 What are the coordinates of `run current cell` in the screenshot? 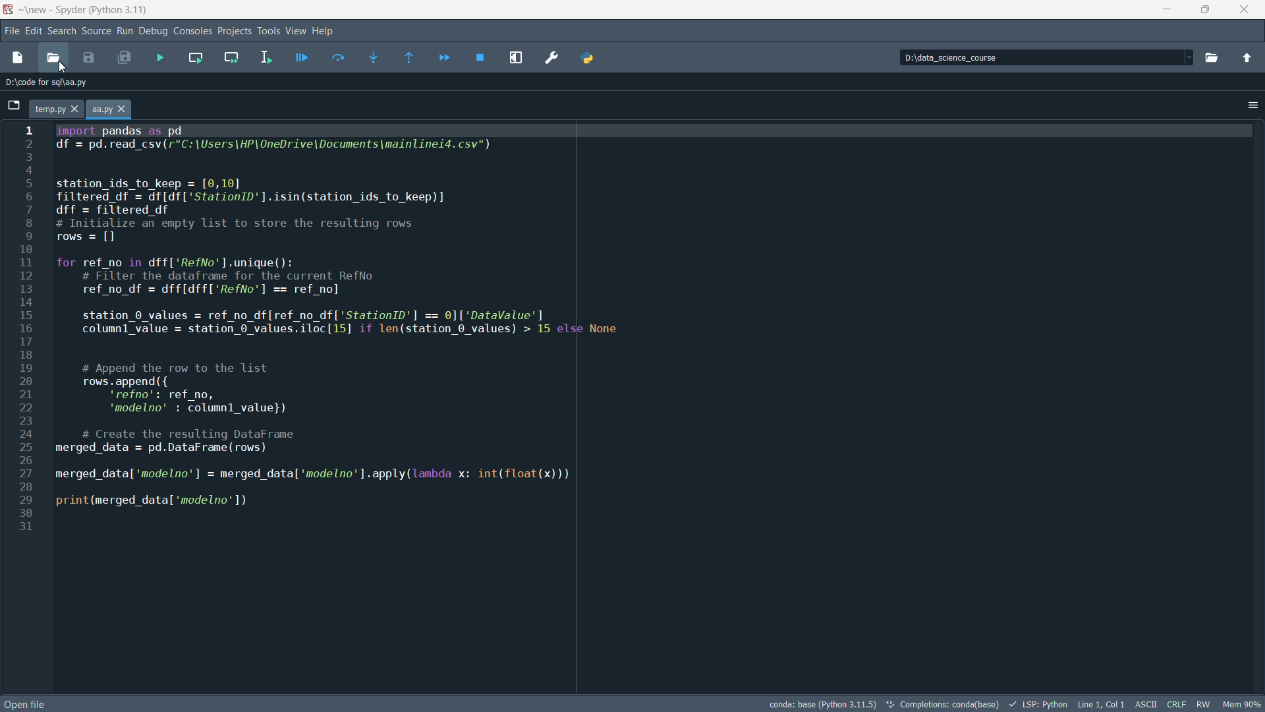 It's located at (196, 59).